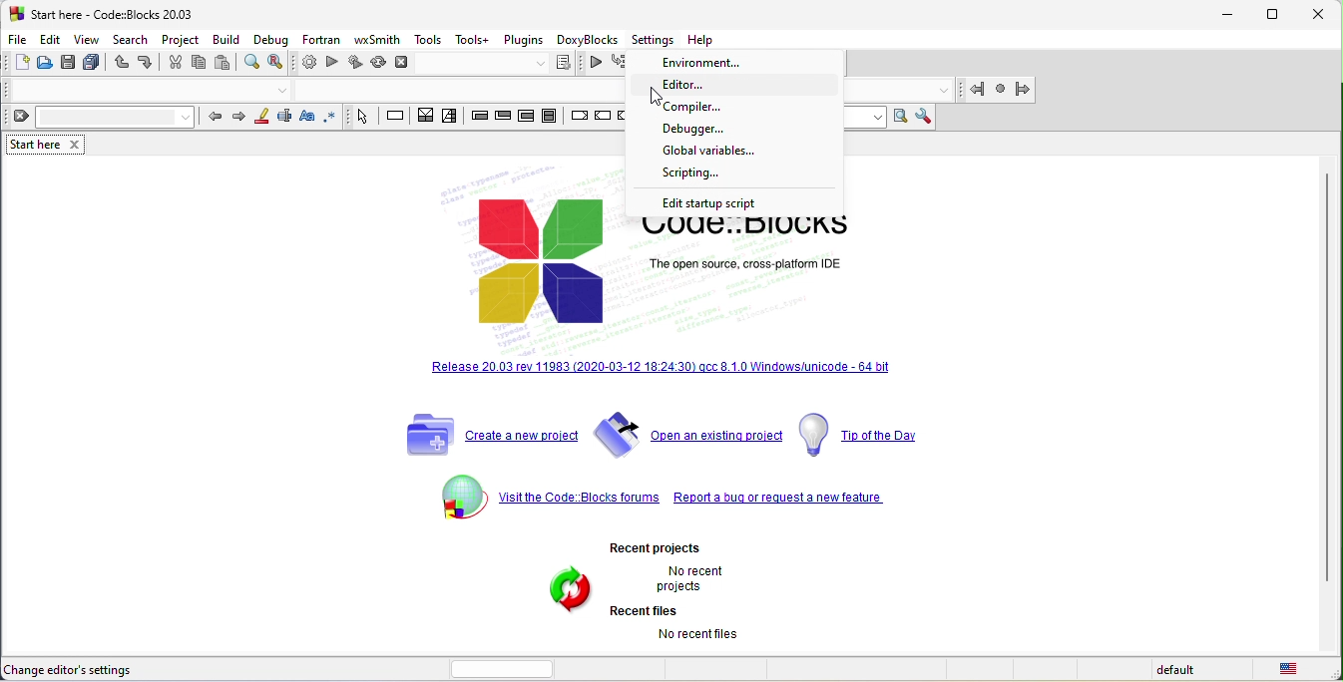 The image size is (1343, 682). Describe the element at coordinates (706, 39) in the screenshot. I see `help` at that location.